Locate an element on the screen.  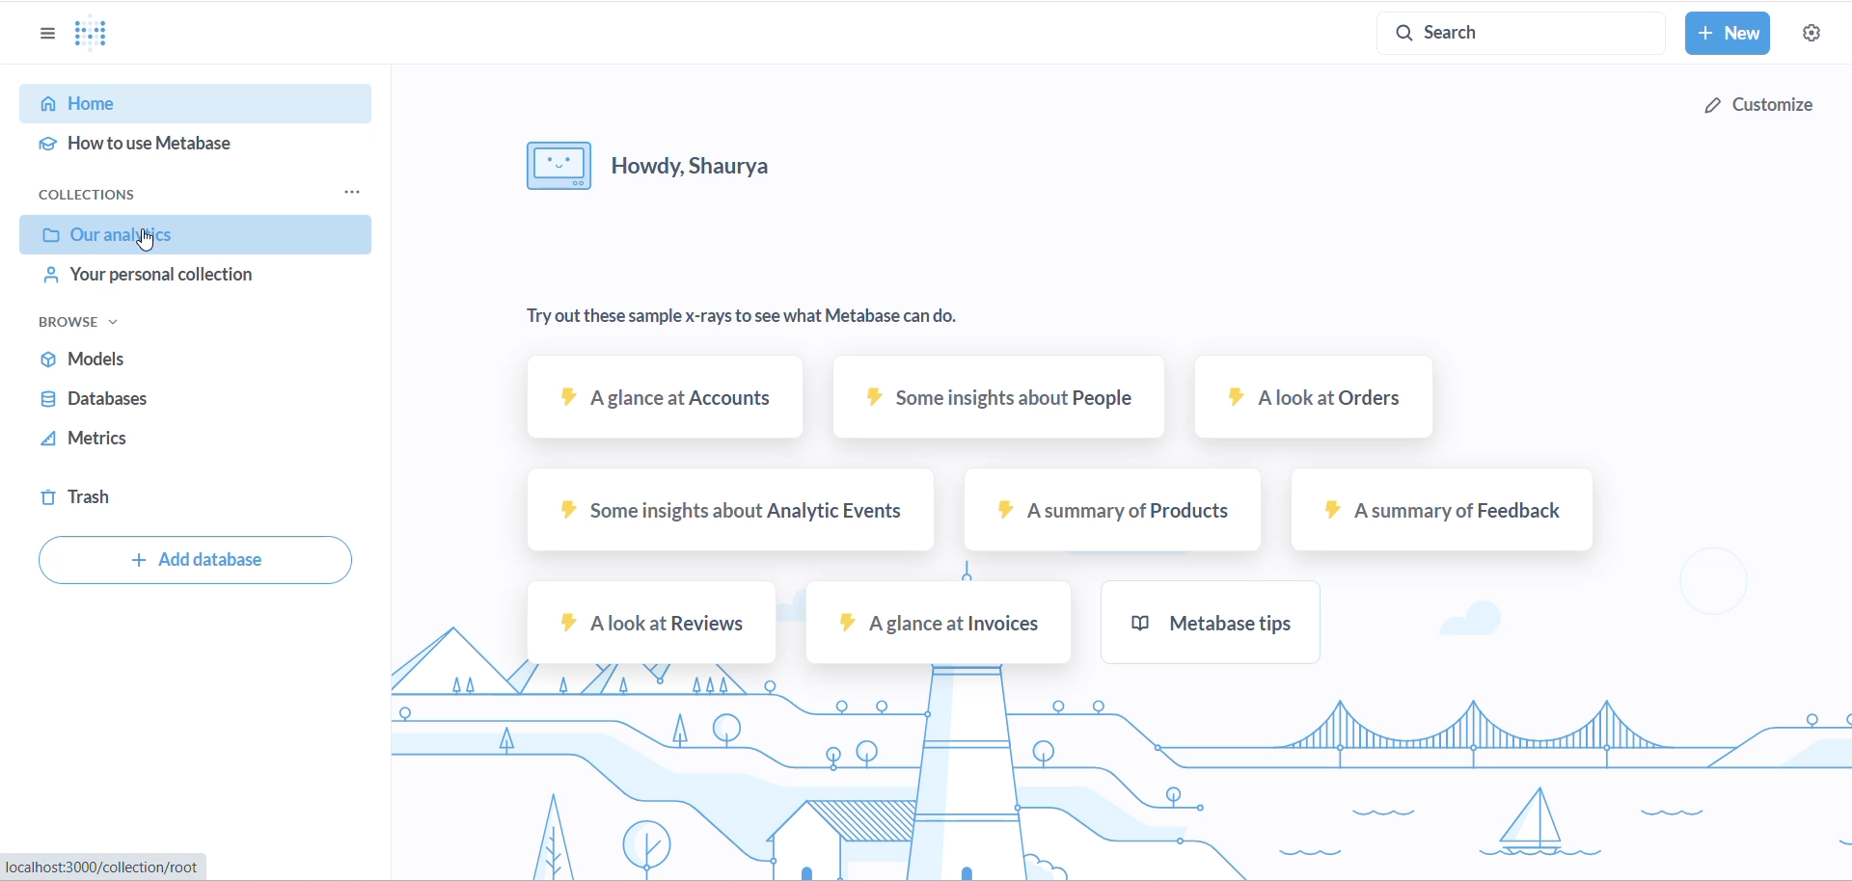
metabase logo is located at coordinates (91, 33).